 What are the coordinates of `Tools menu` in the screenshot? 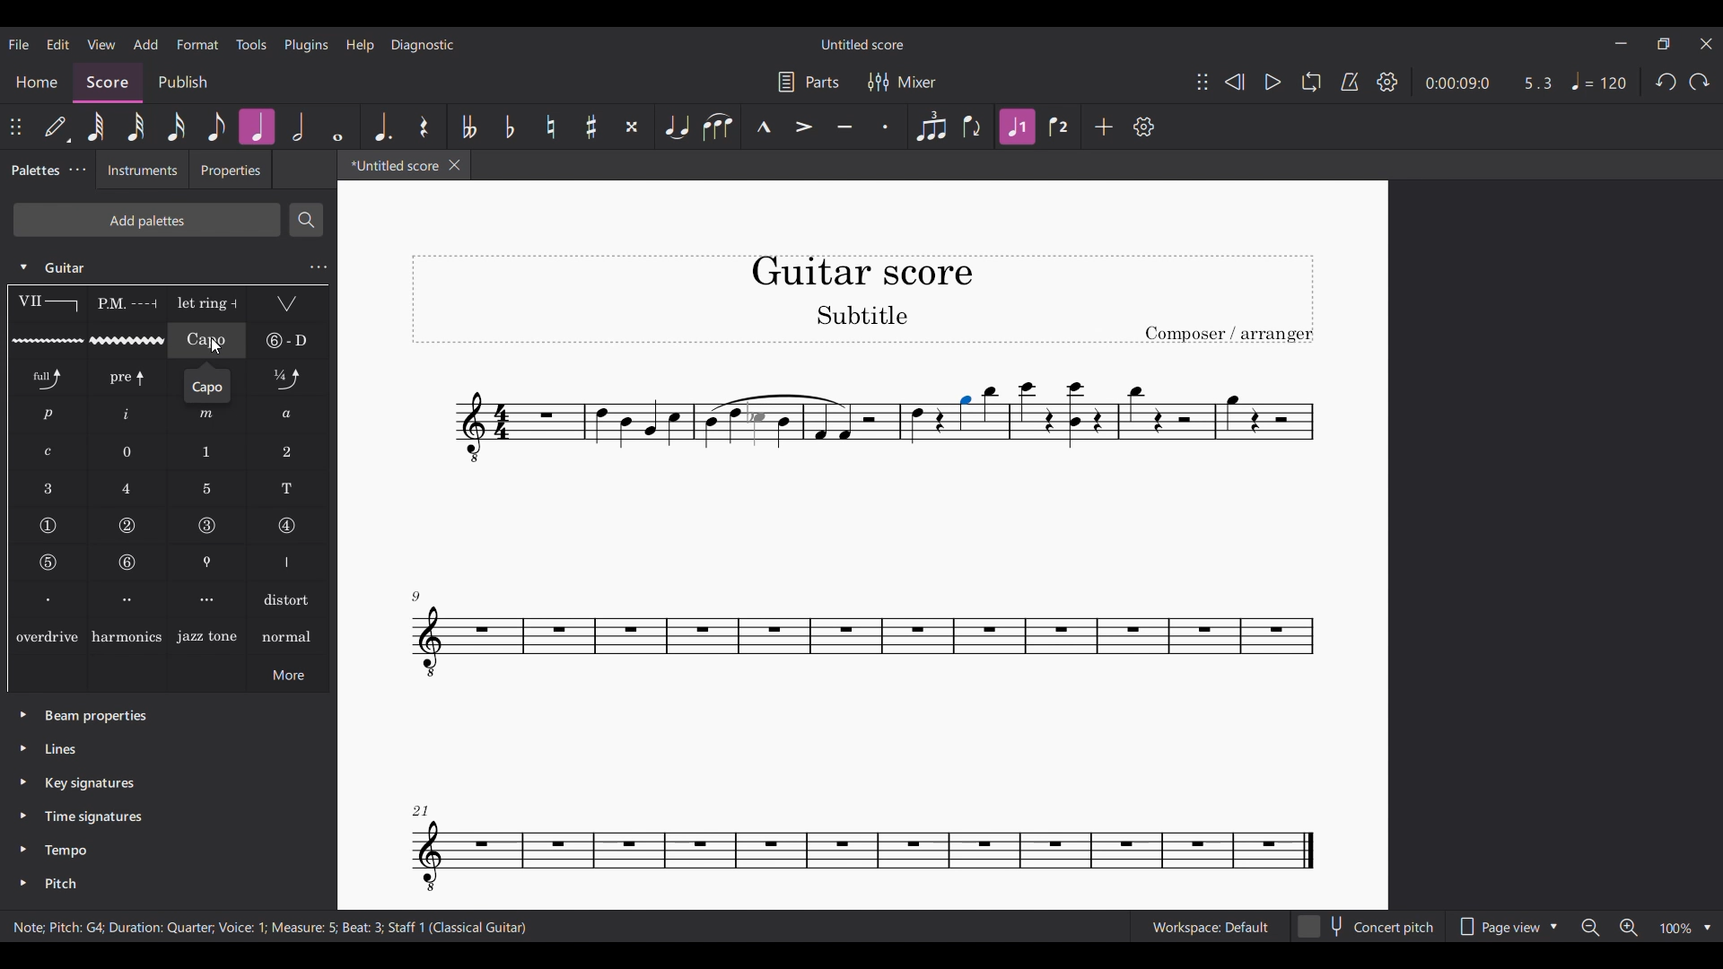 It's located at (250, 44).